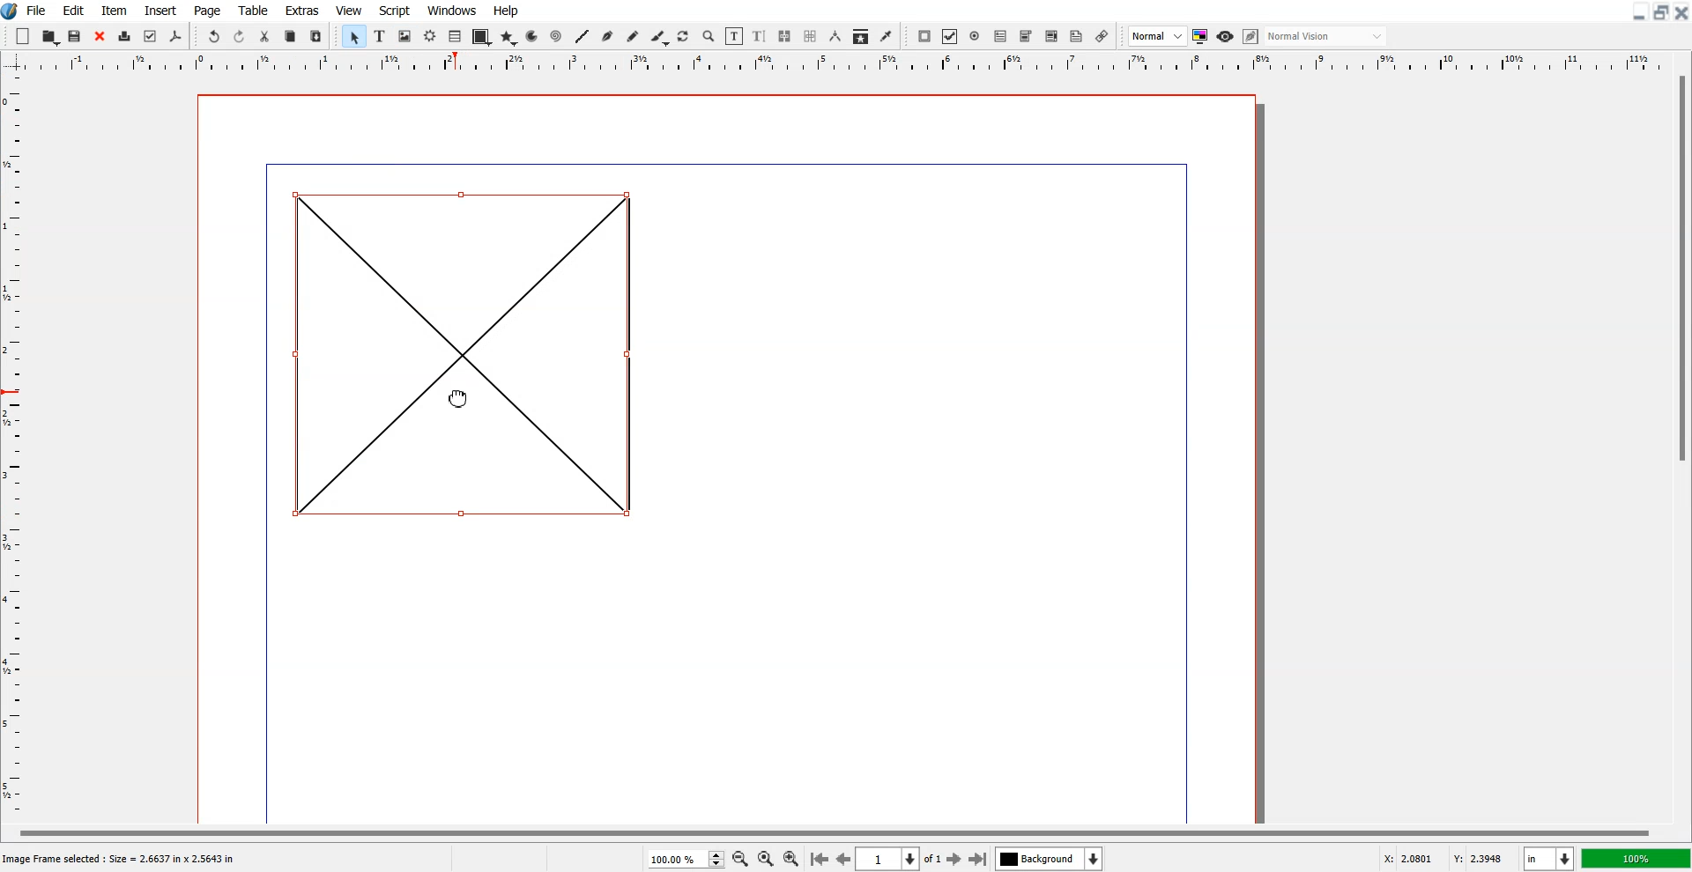 The width and height of the screenshot is (1692, 872). Describe the element at coordinates (784, 36) in the screenshot. I see `Link Text frame` at that location.